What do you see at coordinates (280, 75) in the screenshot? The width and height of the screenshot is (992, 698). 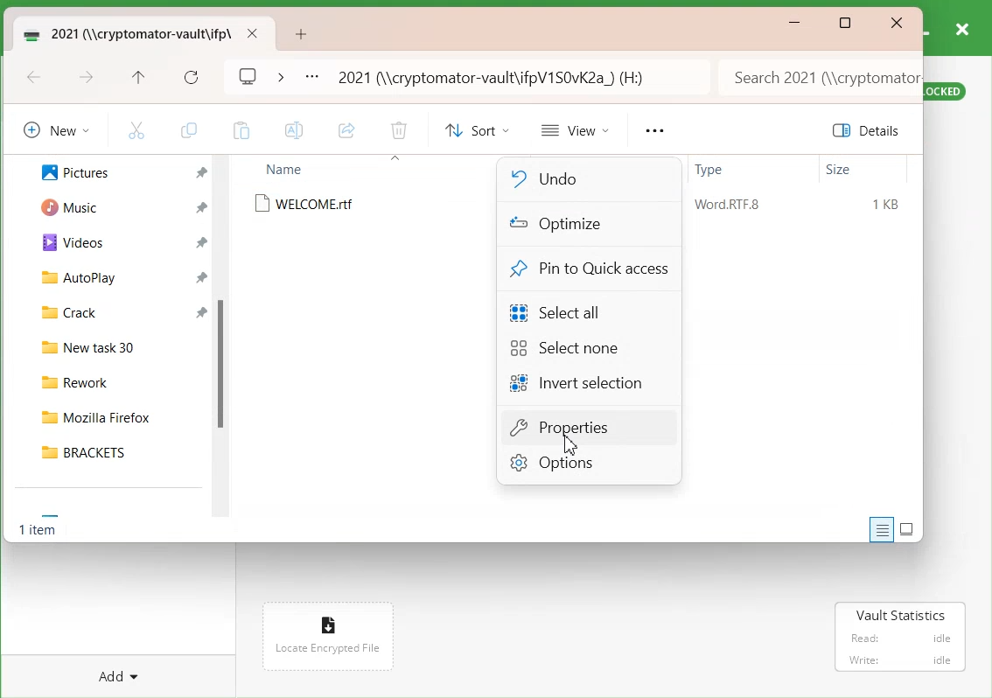 I see `Drop down box` at bounding box center [280, 75].